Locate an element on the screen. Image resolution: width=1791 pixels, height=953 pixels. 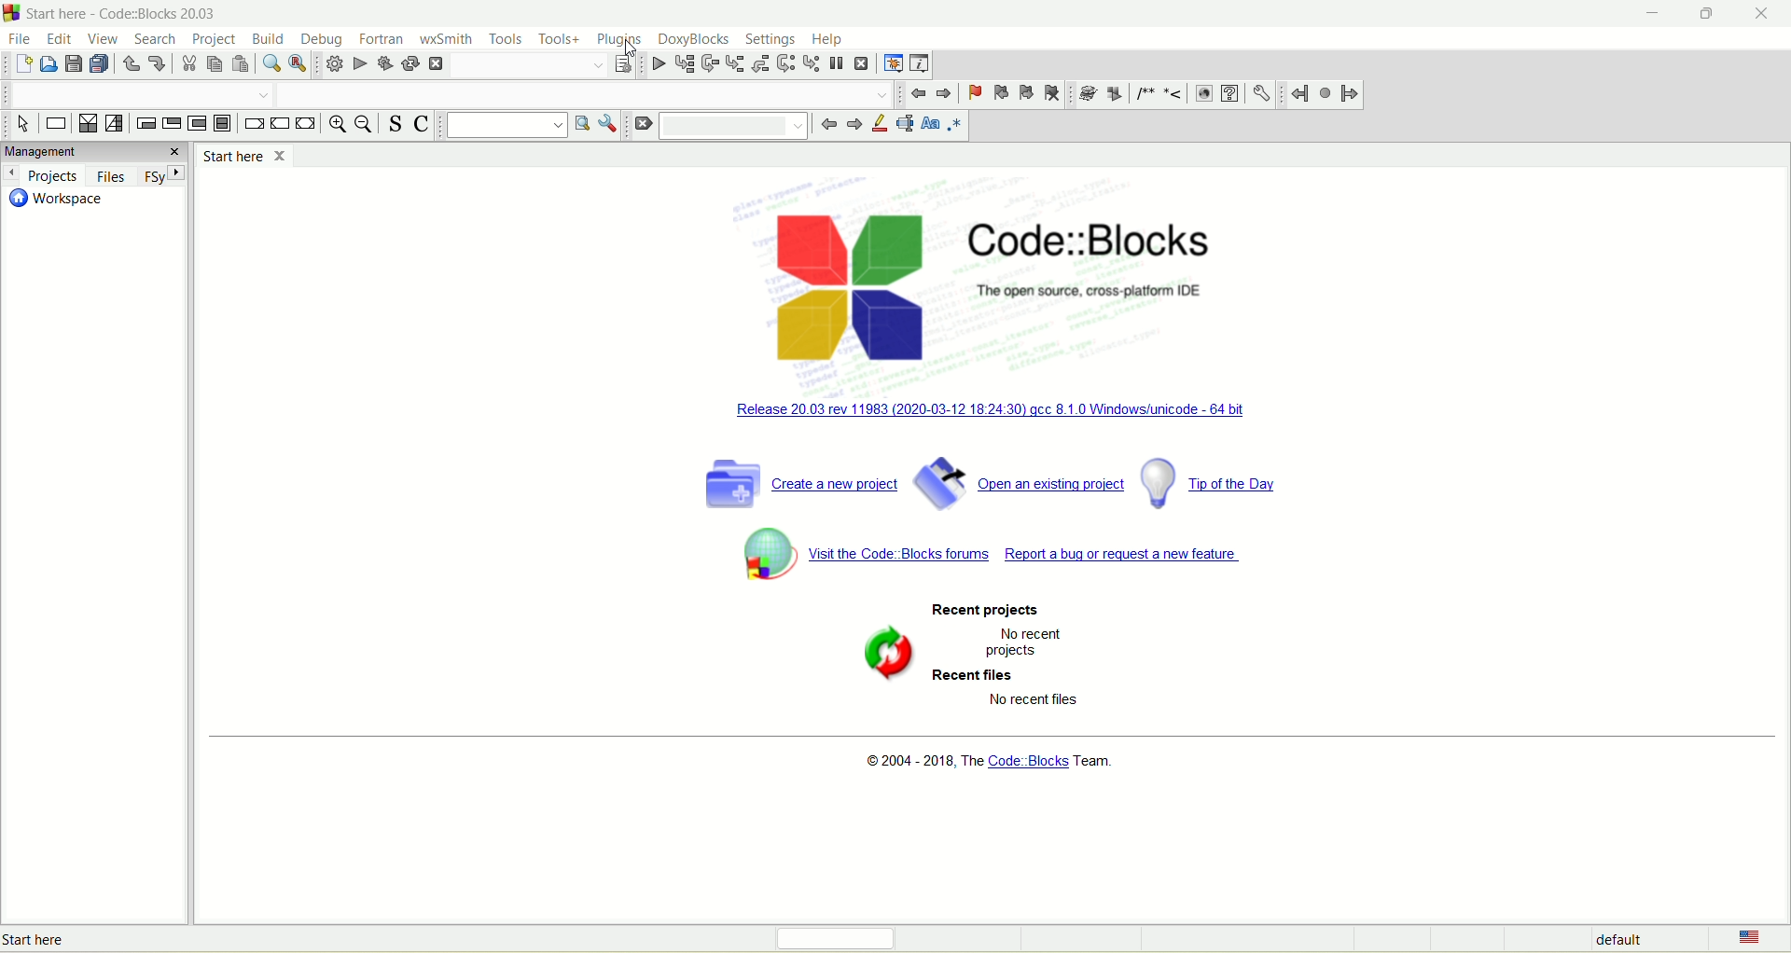
Code completion compiler is located at coordinates (584, 93).